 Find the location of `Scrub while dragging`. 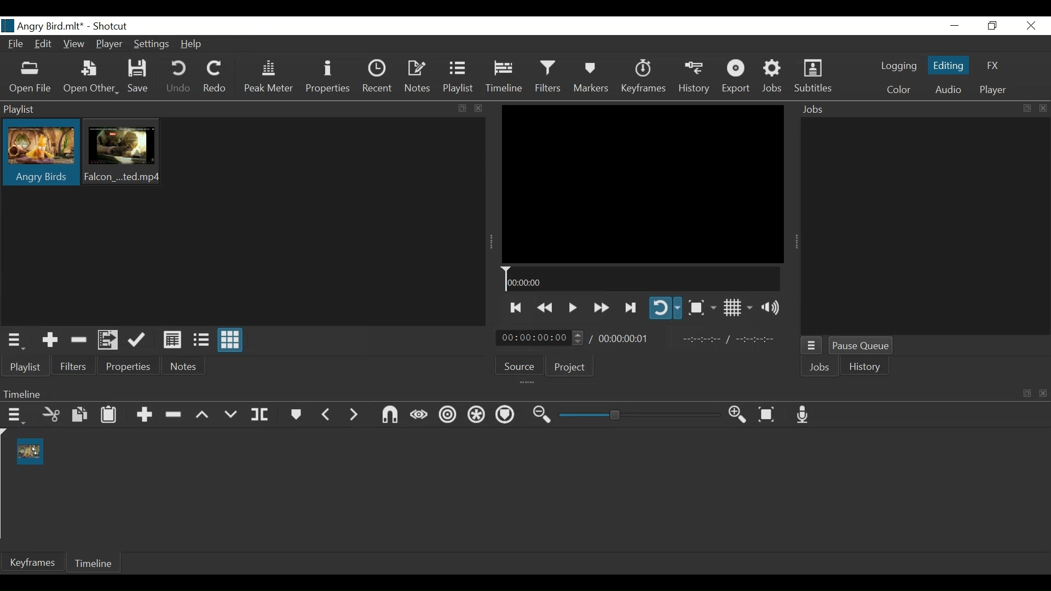

Scrub while dragging is located at coordinates (417, 414).